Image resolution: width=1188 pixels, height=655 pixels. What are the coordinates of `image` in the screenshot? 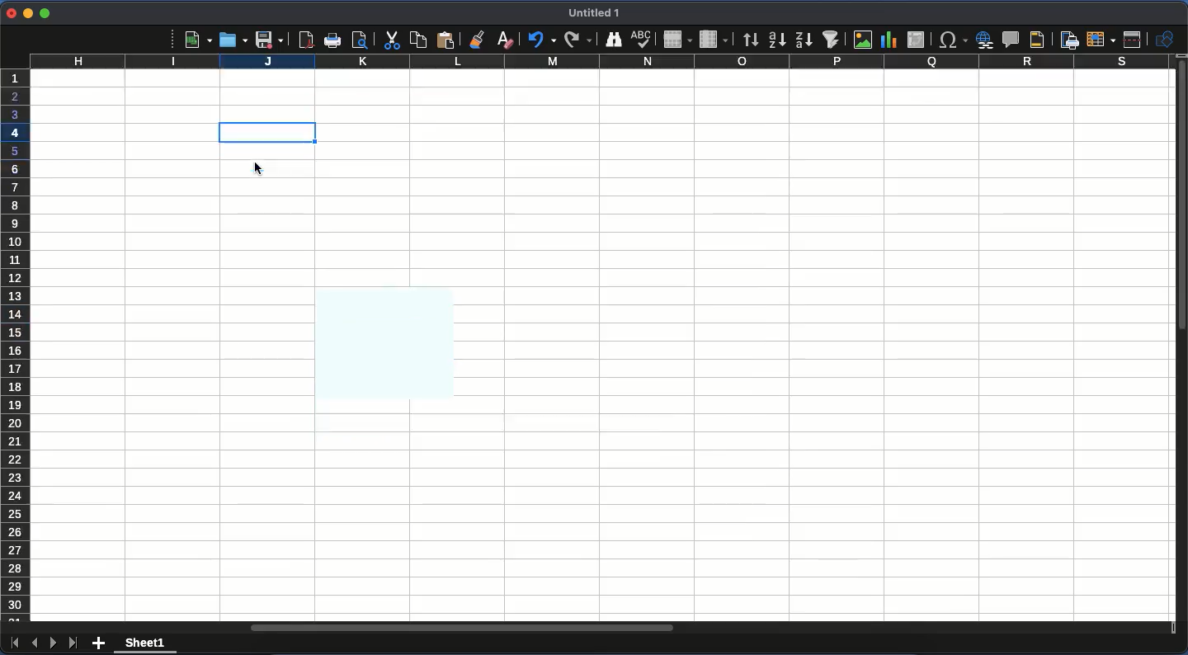 It's located at (865, 40).